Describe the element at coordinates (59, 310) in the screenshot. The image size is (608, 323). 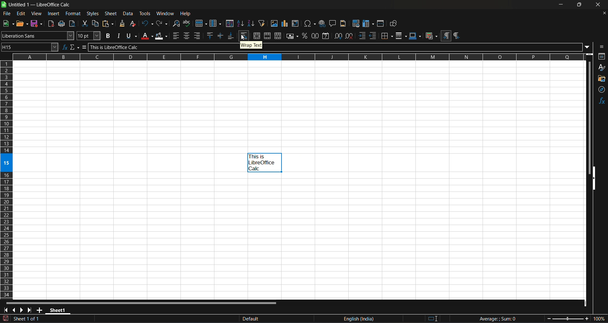
I see `sheet 1` at that location.